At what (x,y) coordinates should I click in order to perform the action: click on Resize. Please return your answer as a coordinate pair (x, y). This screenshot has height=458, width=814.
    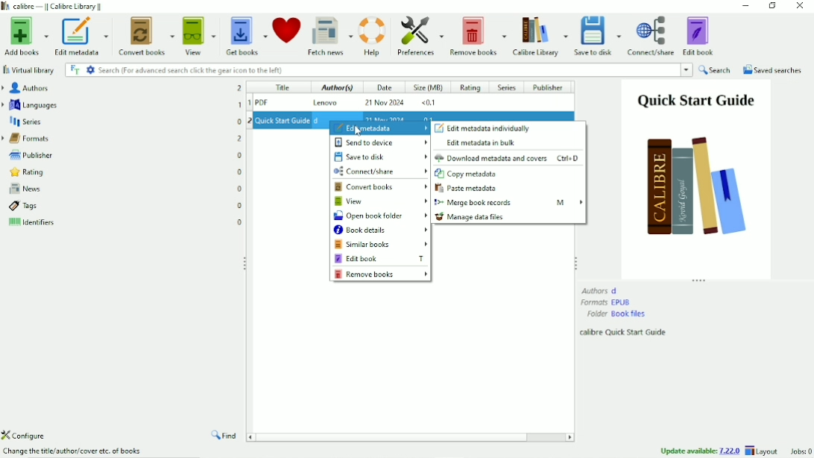
    Looking at the image, I should click on (575, 262).